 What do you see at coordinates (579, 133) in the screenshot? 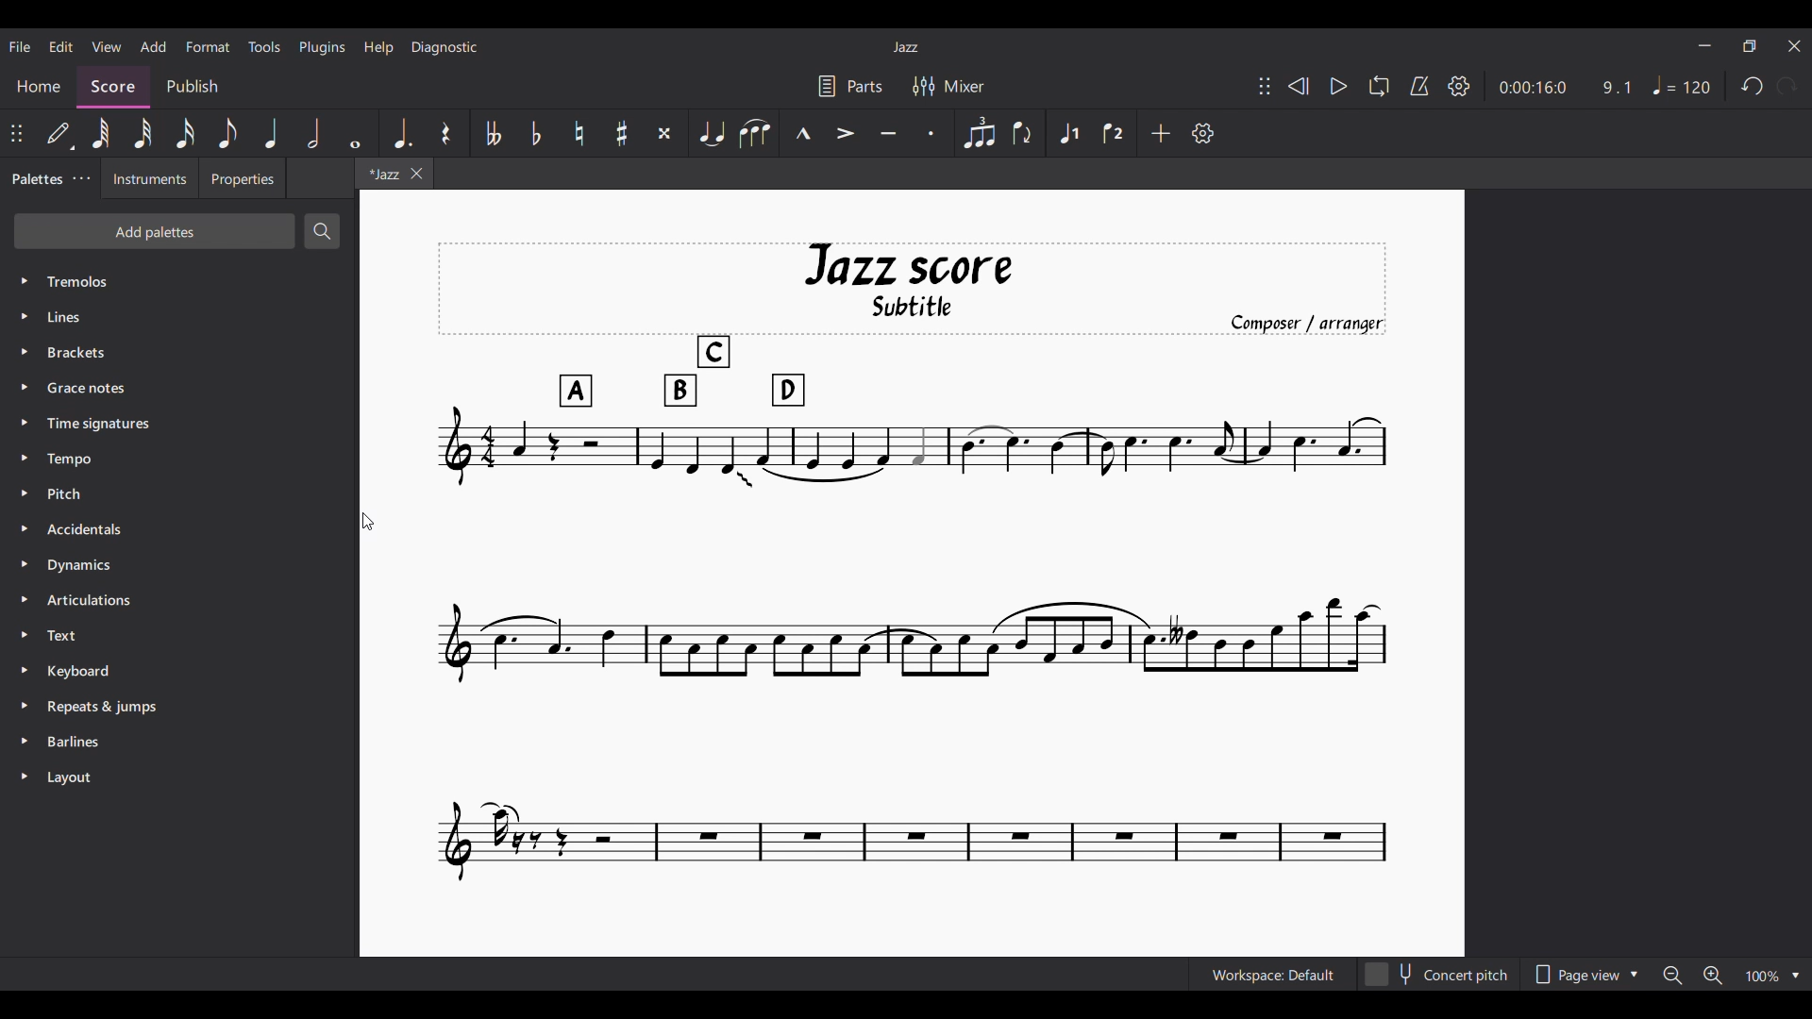
I see `Toggle natural` at bounding box center [579, 133].